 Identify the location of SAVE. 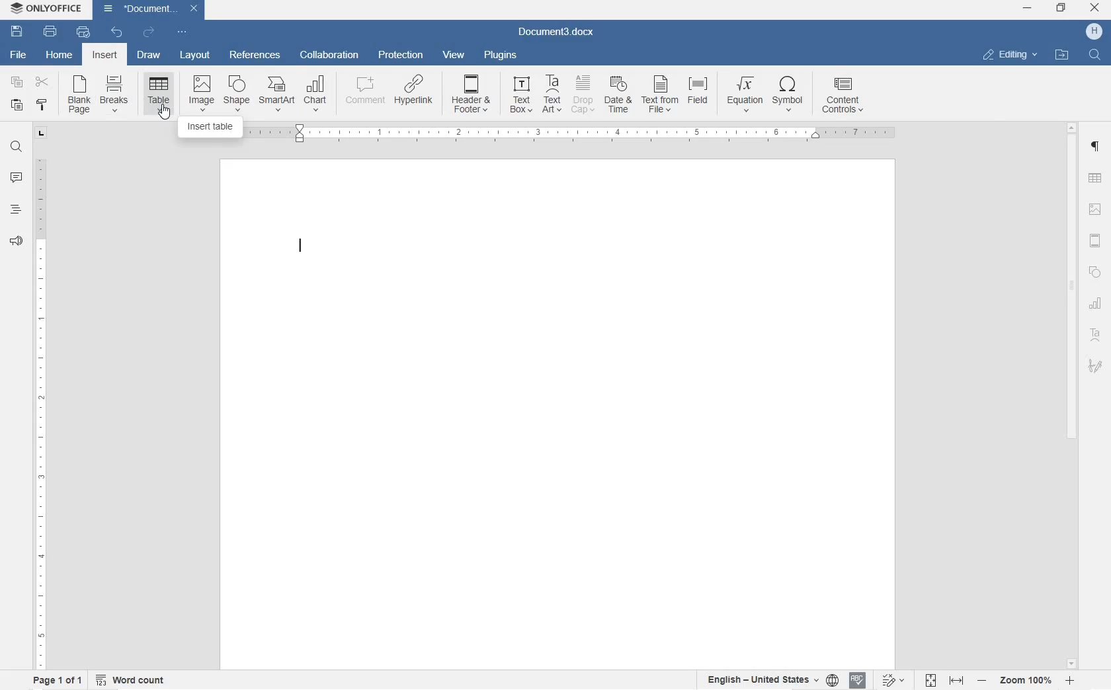
(19, 30).